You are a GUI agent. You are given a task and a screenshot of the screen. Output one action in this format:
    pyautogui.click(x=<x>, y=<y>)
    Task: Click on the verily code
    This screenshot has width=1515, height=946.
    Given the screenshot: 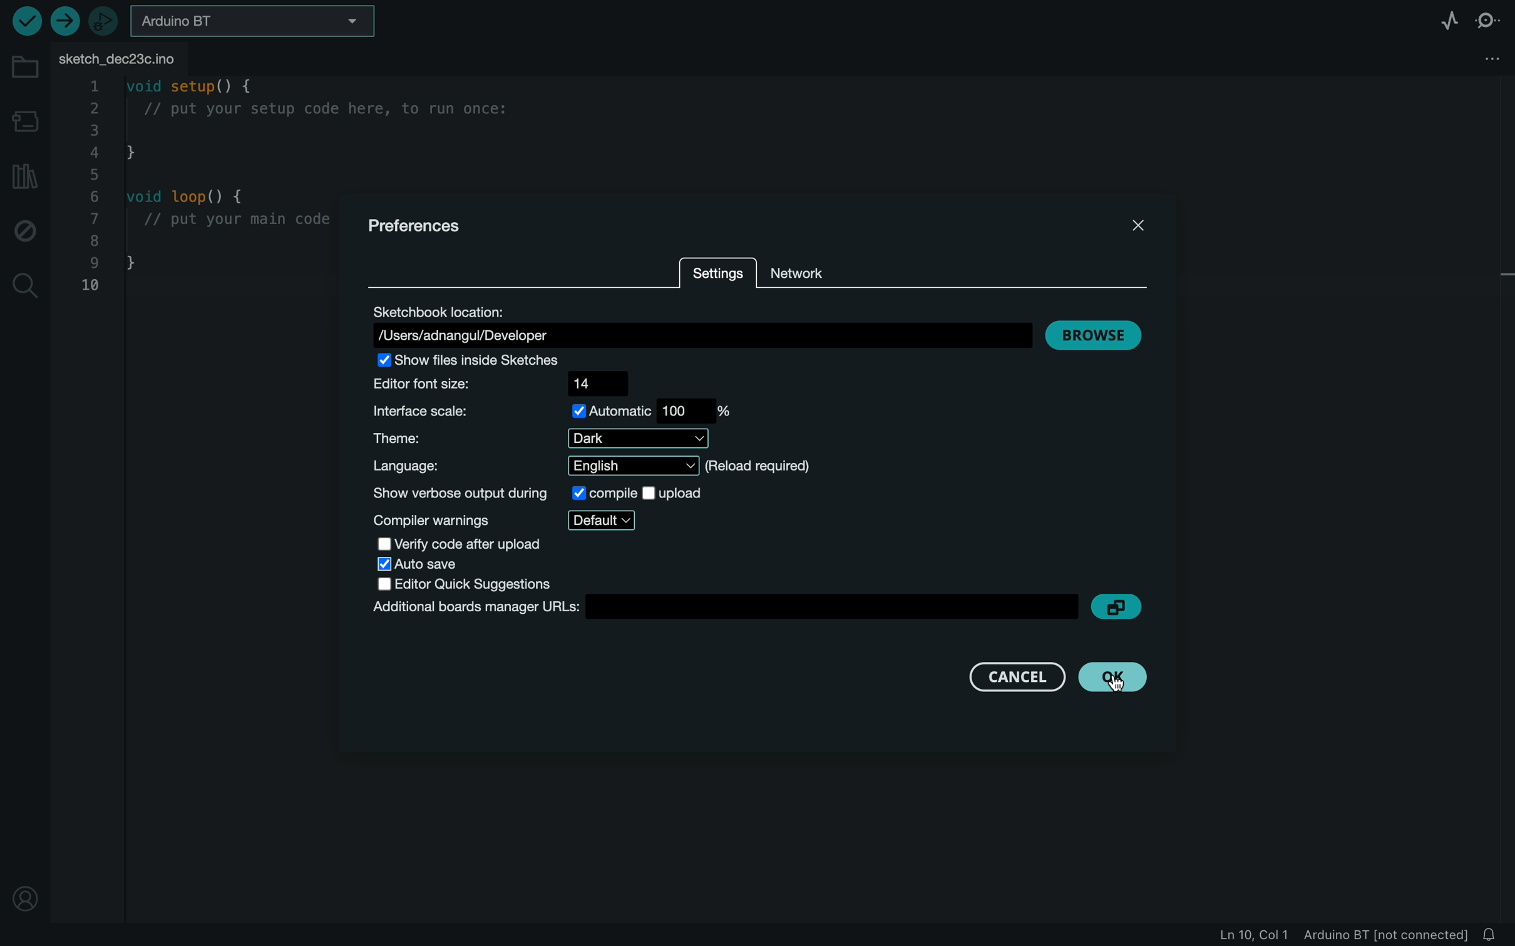 What is the action you would take?
    pyautogui.click(x=485, y=542)
    